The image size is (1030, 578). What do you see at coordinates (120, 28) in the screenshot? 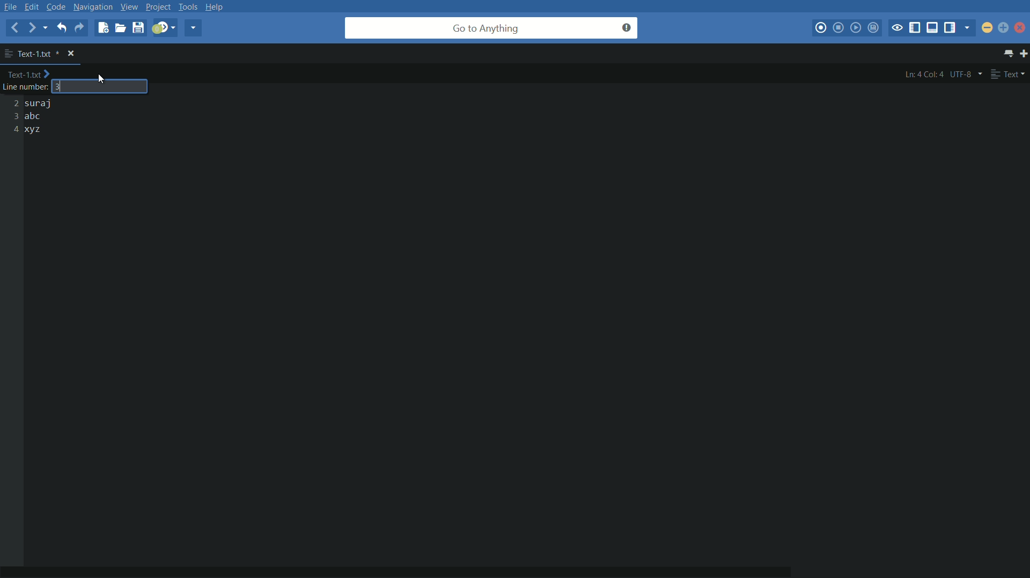
I see `open file` at bounding box center [120, 28].